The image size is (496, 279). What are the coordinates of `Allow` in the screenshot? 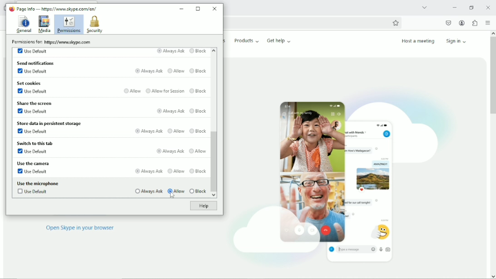 It's located at (175, 170).